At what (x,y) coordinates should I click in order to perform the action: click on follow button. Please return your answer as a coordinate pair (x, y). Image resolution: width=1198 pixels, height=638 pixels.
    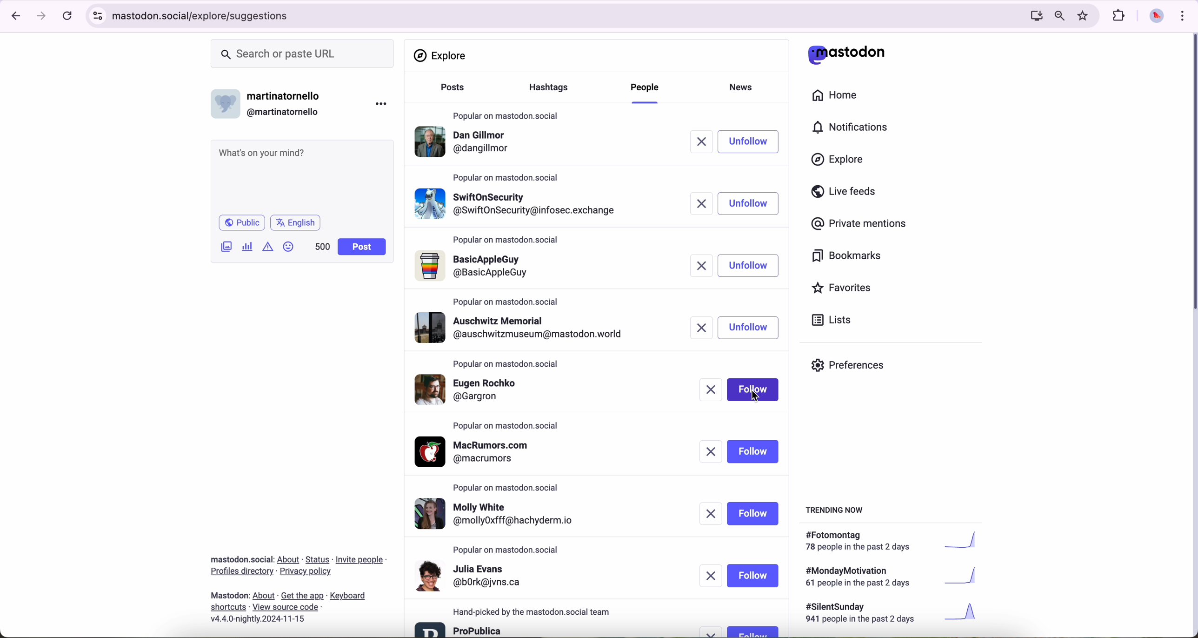
    Looking at the image, I should click on (753, 451).